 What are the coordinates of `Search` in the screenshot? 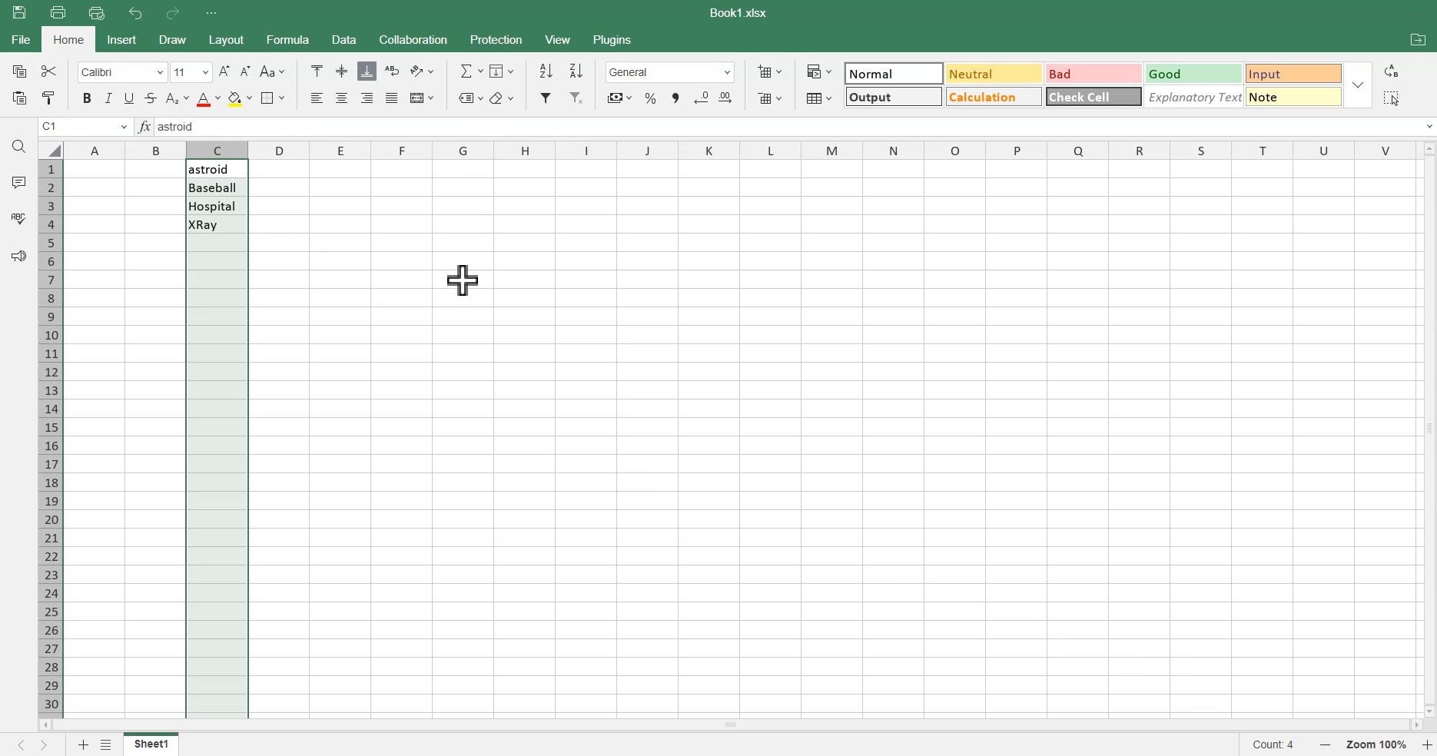 It's located at (20, 147).